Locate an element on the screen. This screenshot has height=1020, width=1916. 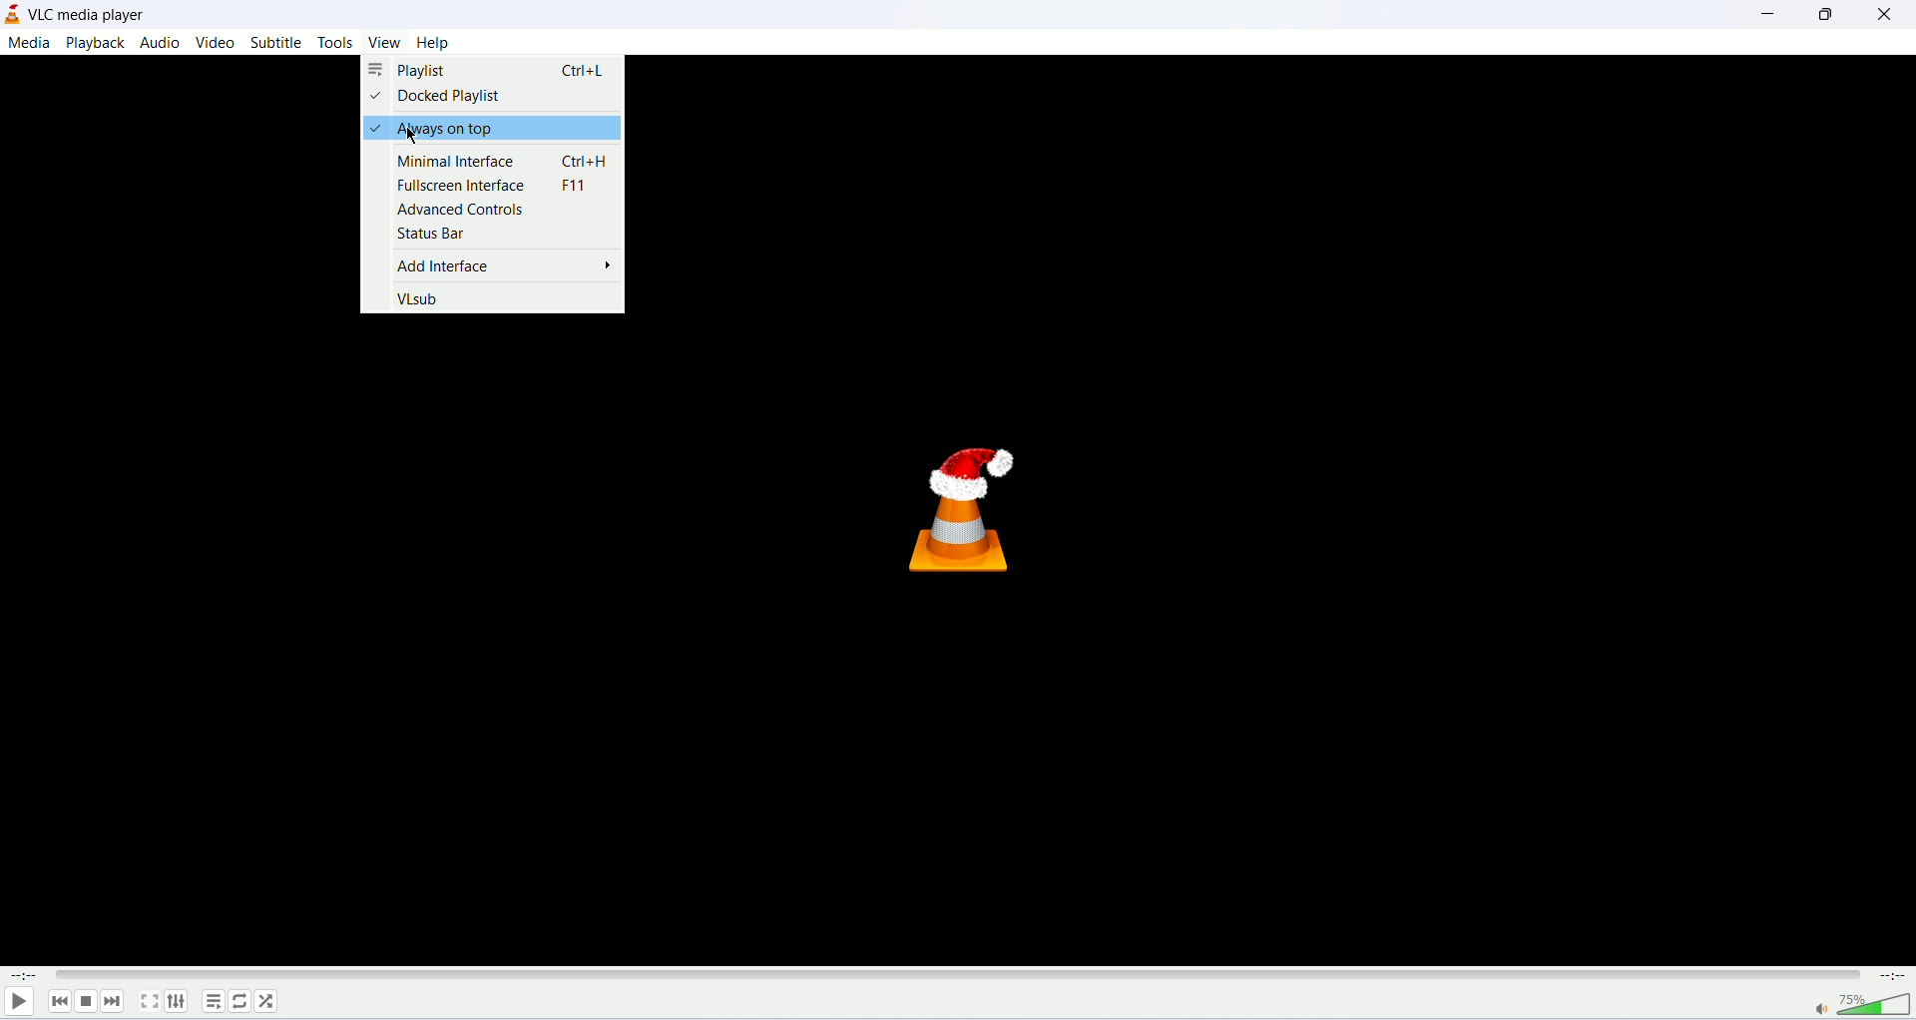
add interfaces is located at coordinates (507, 265).